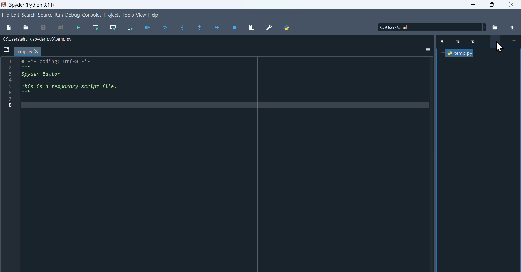  I want to click on Location of the file, so click(433, 27).